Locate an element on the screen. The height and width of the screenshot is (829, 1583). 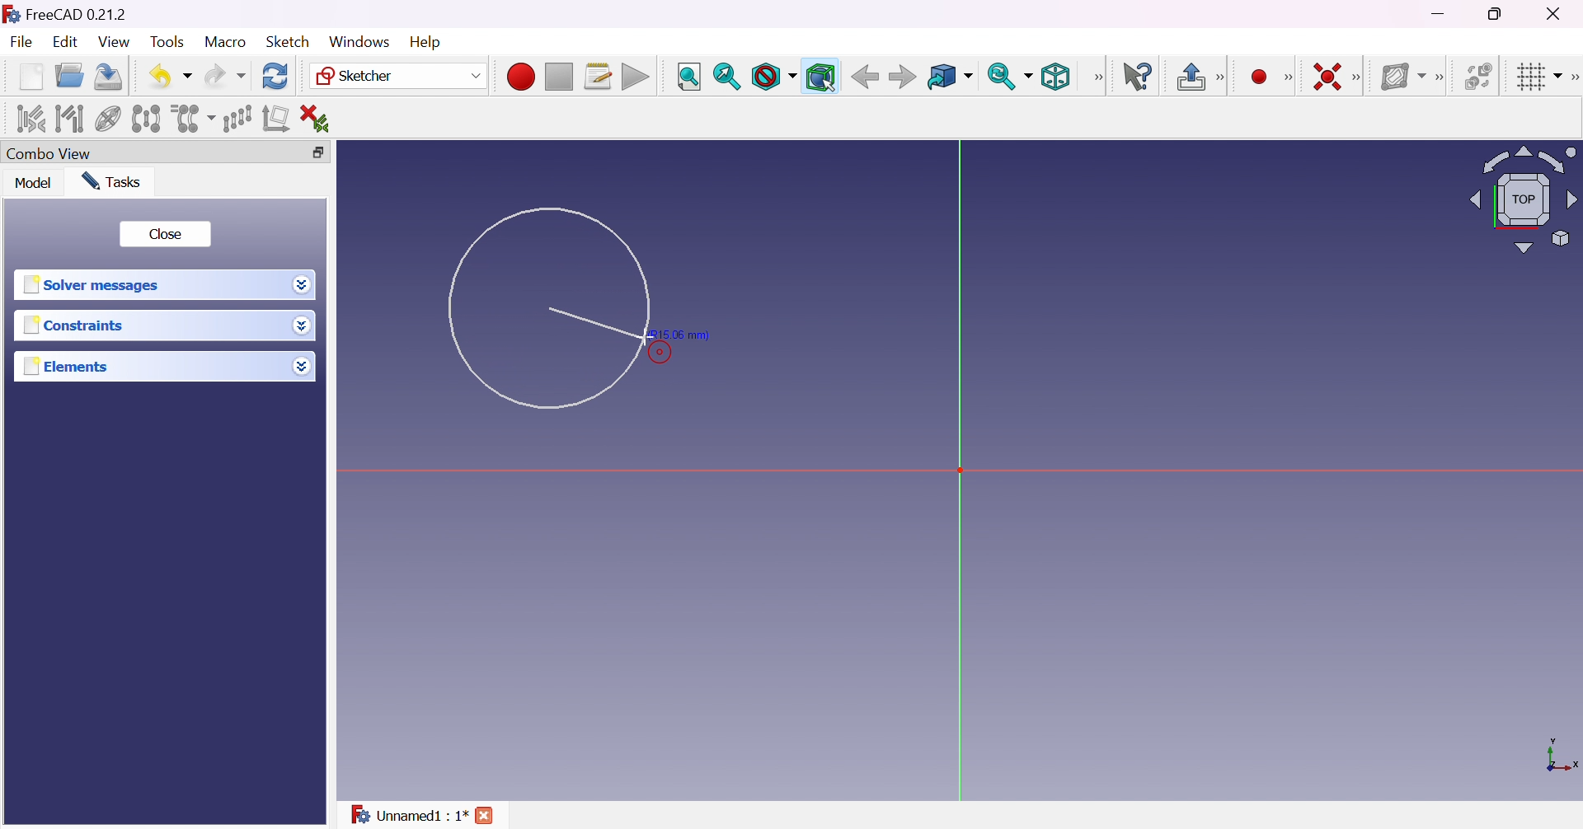
Cursor is located at coordinates (647, 338).